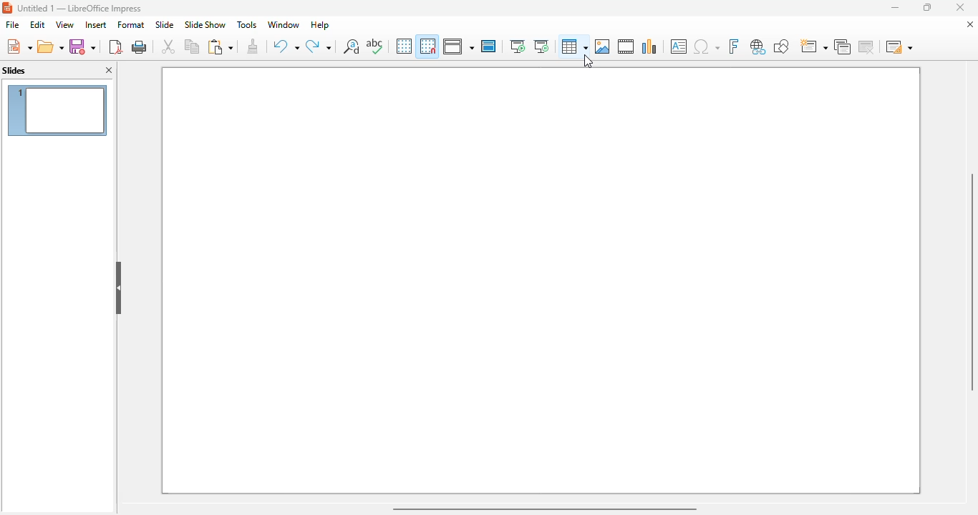 This screenshot has width=978, height=515. What do you see at coordinates (603, 46) in the screenshot?
I see `insert image` at bounding box center [603, 46].